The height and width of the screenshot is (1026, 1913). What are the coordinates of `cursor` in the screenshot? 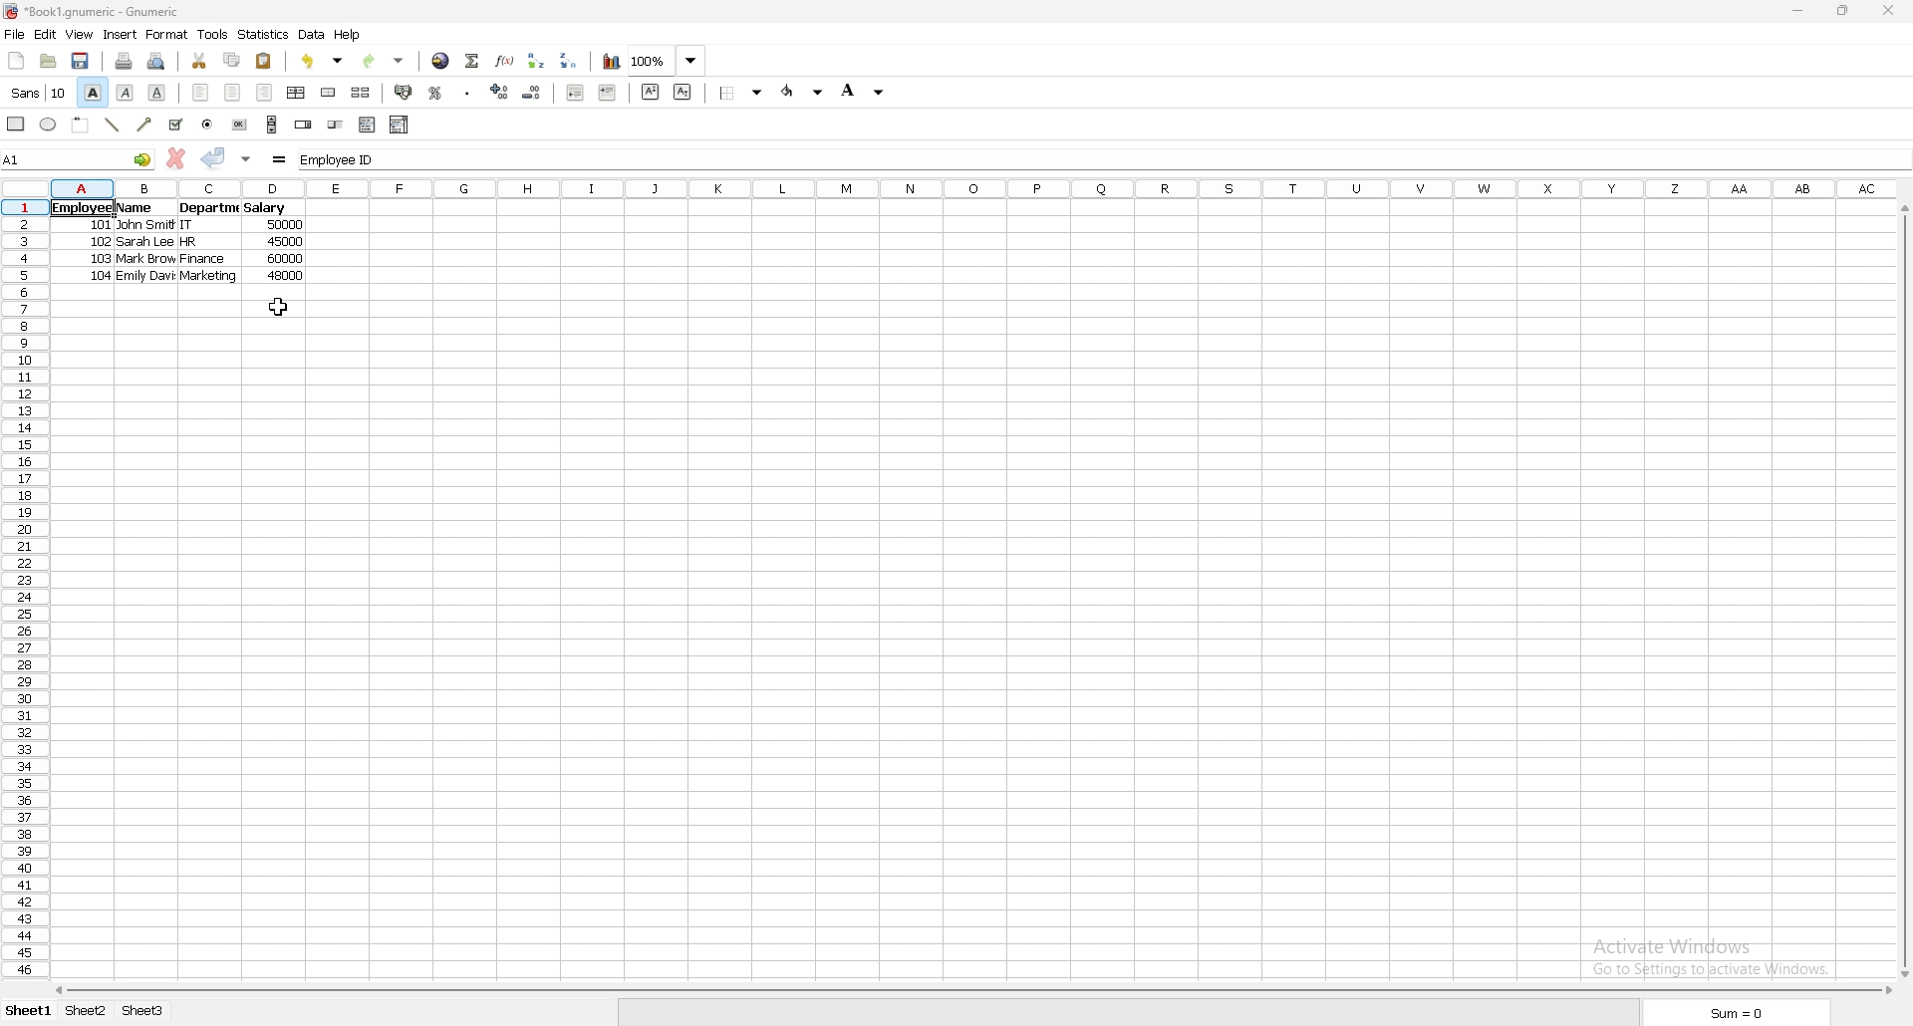 It's located at (276, 307).